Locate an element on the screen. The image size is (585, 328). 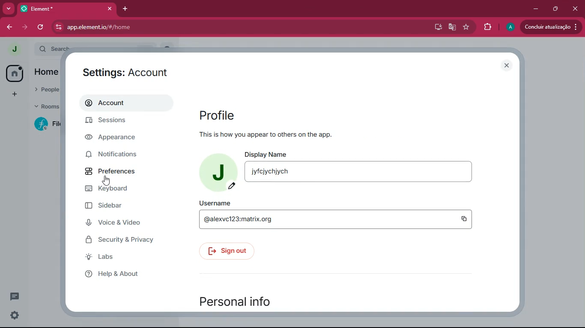
appearance is located at coordinates (119, 138).